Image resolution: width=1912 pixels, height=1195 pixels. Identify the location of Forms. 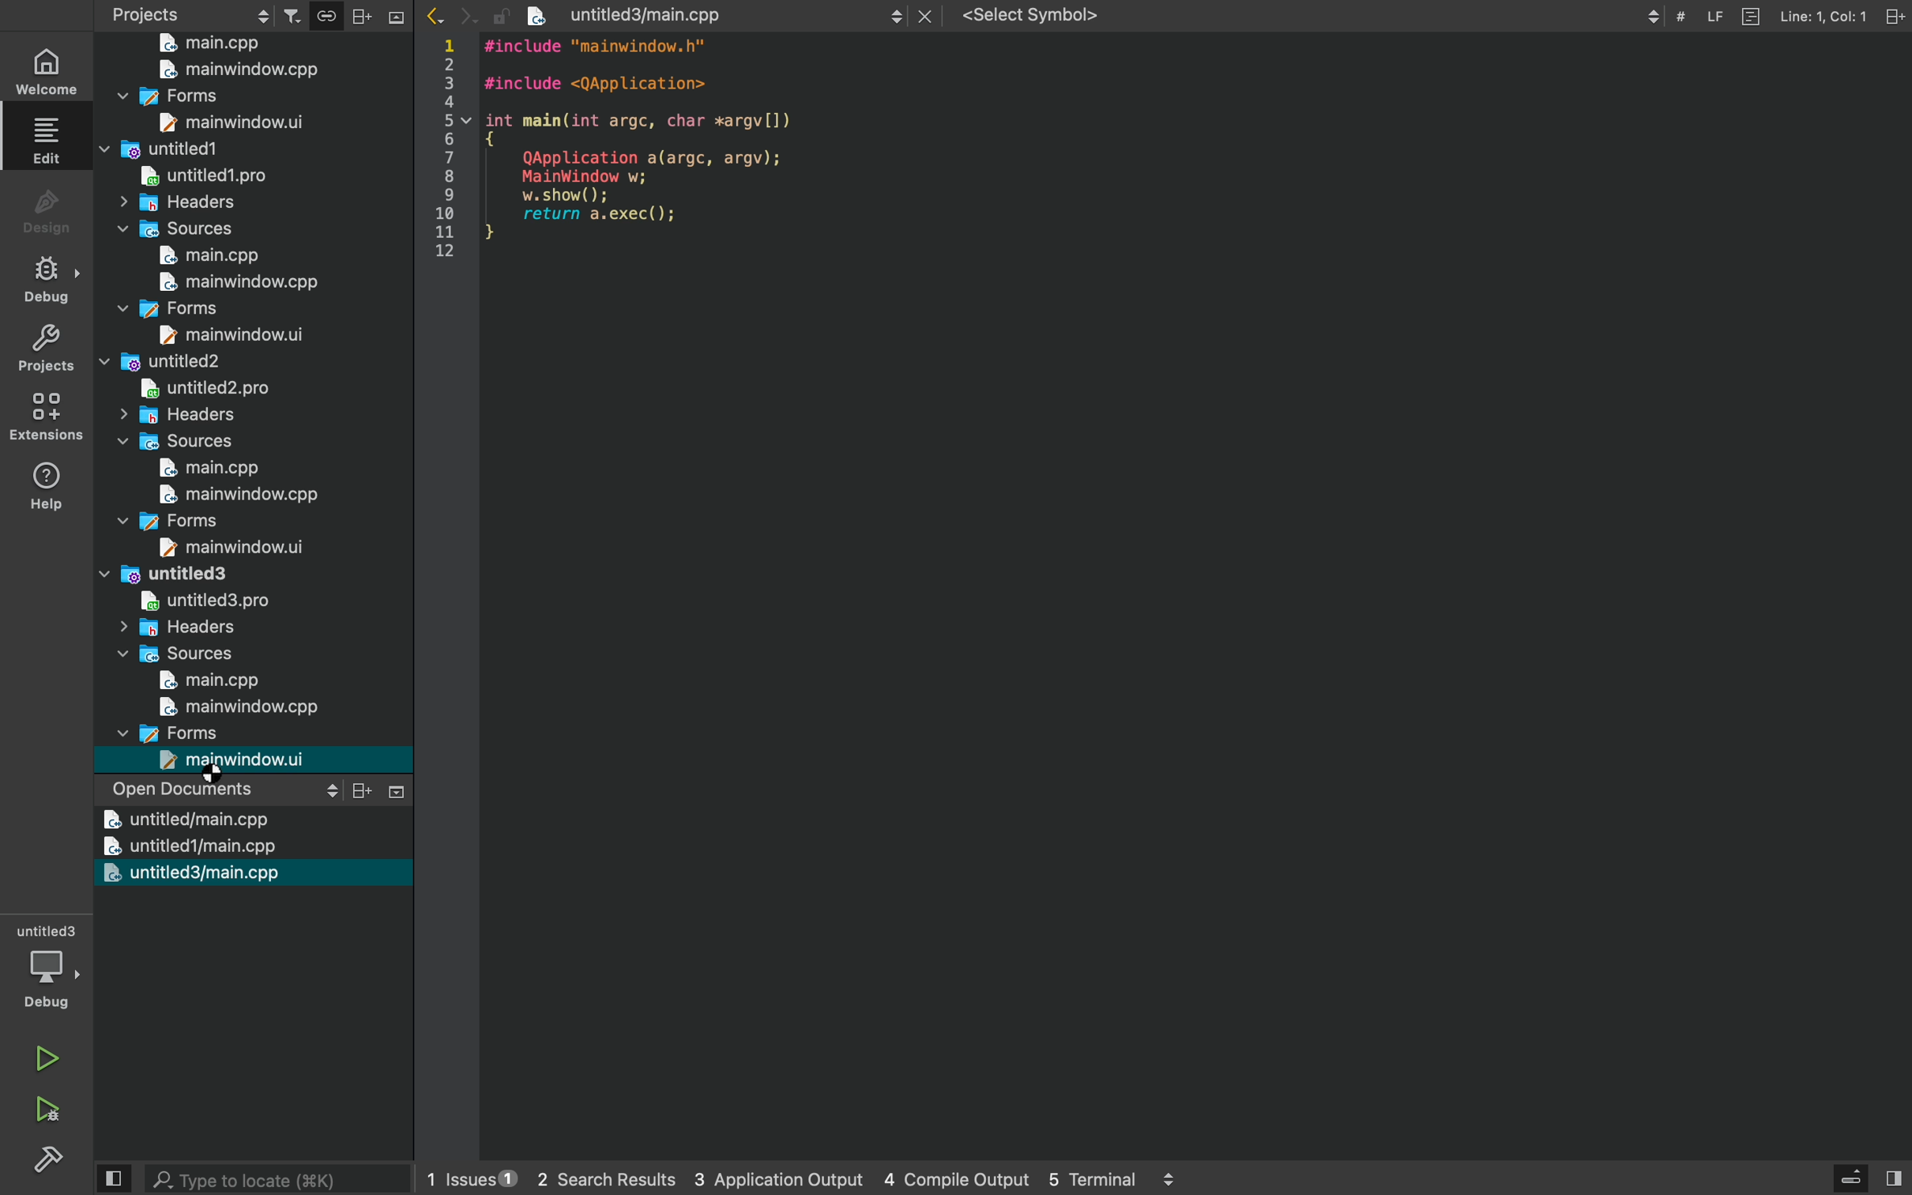
(214, 334).